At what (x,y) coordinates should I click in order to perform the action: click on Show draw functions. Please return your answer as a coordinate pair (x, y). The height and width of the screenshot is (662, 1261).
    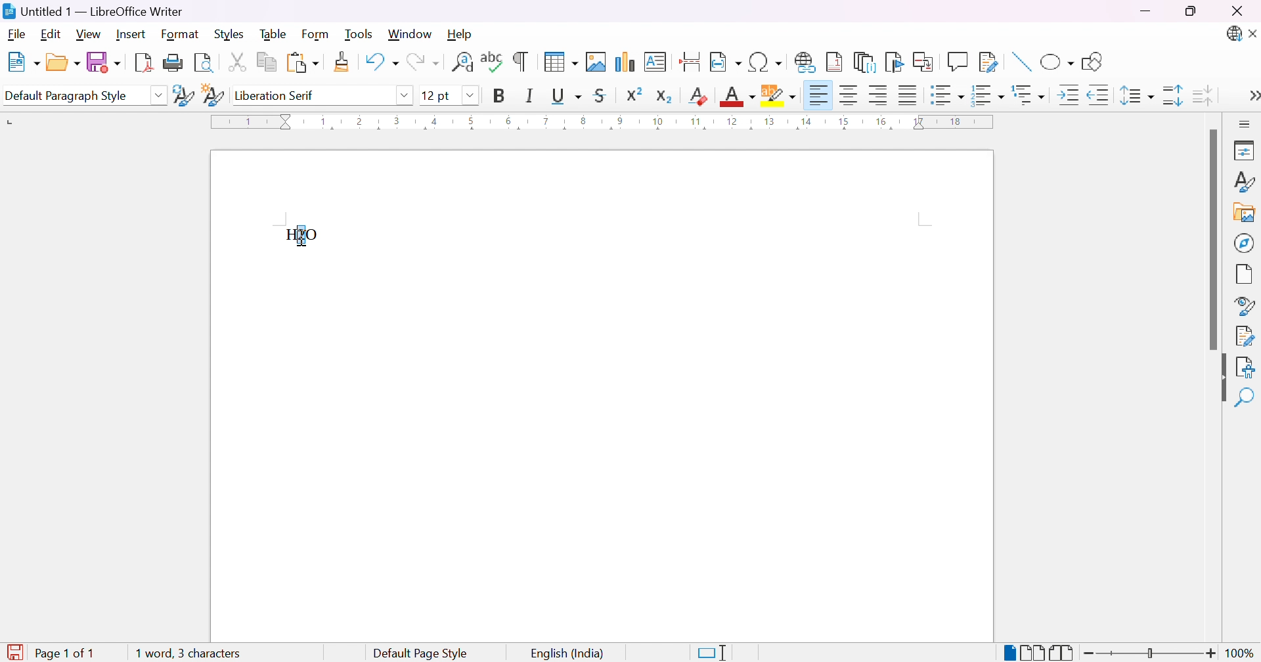
    Looking at the image, I should click on (1090, 62).